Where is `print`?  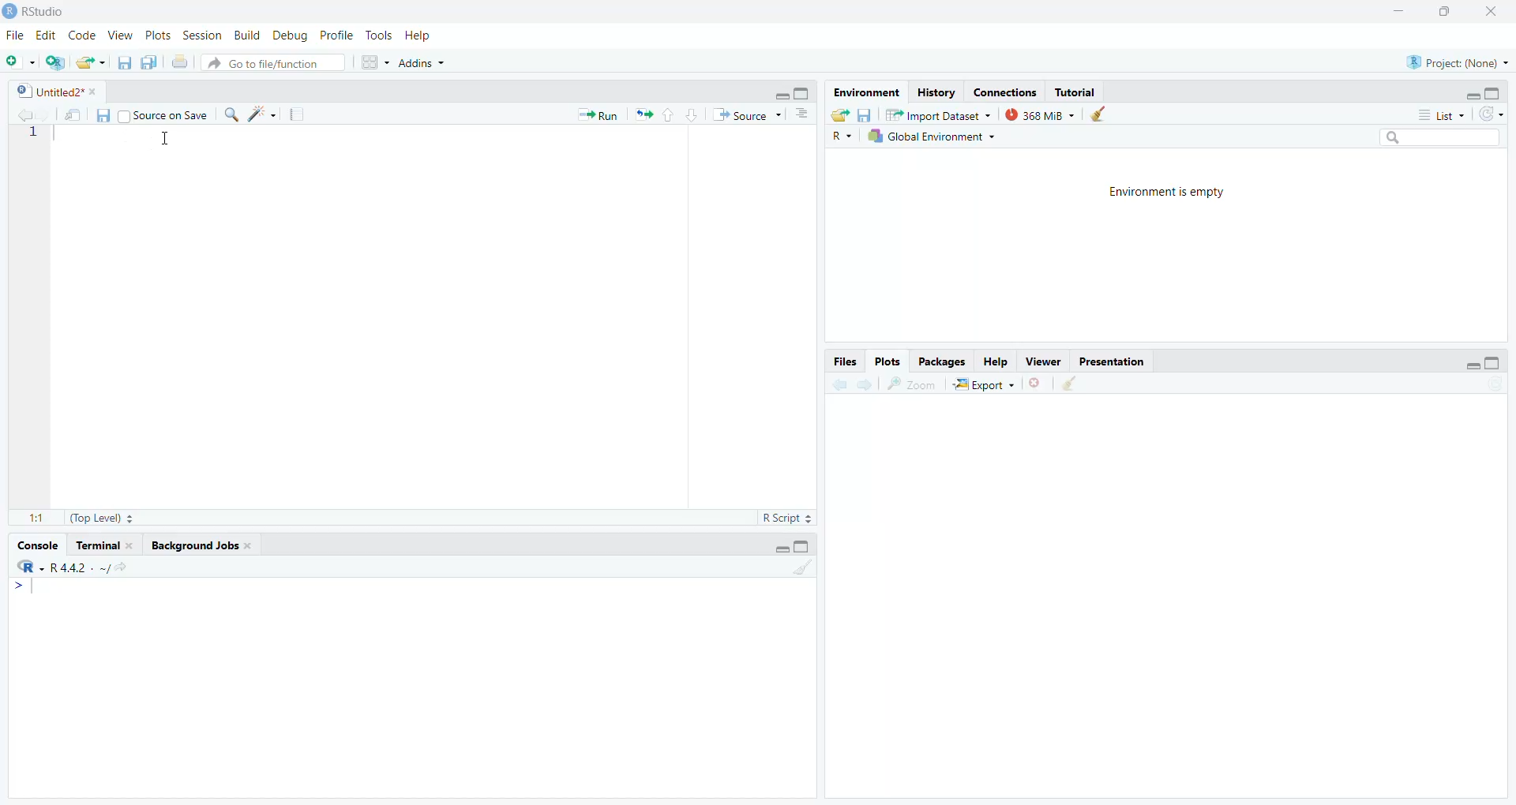
print is located at coordinates (182, 65).